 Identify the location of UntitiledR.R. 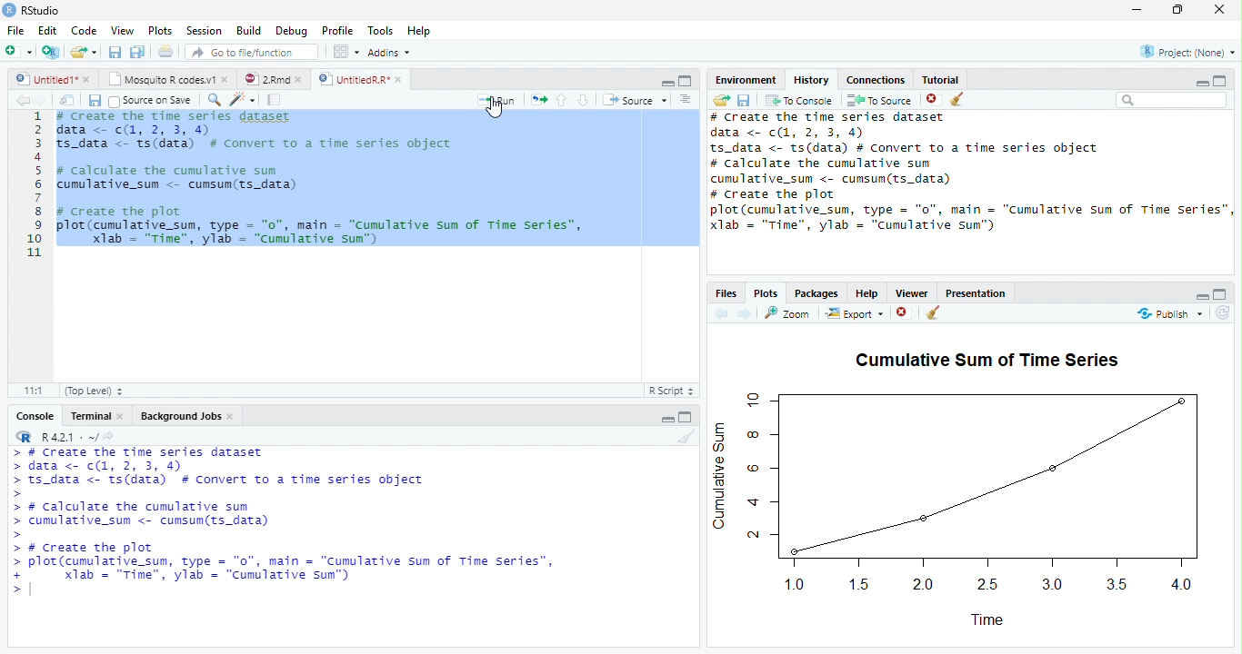
(364, 78).